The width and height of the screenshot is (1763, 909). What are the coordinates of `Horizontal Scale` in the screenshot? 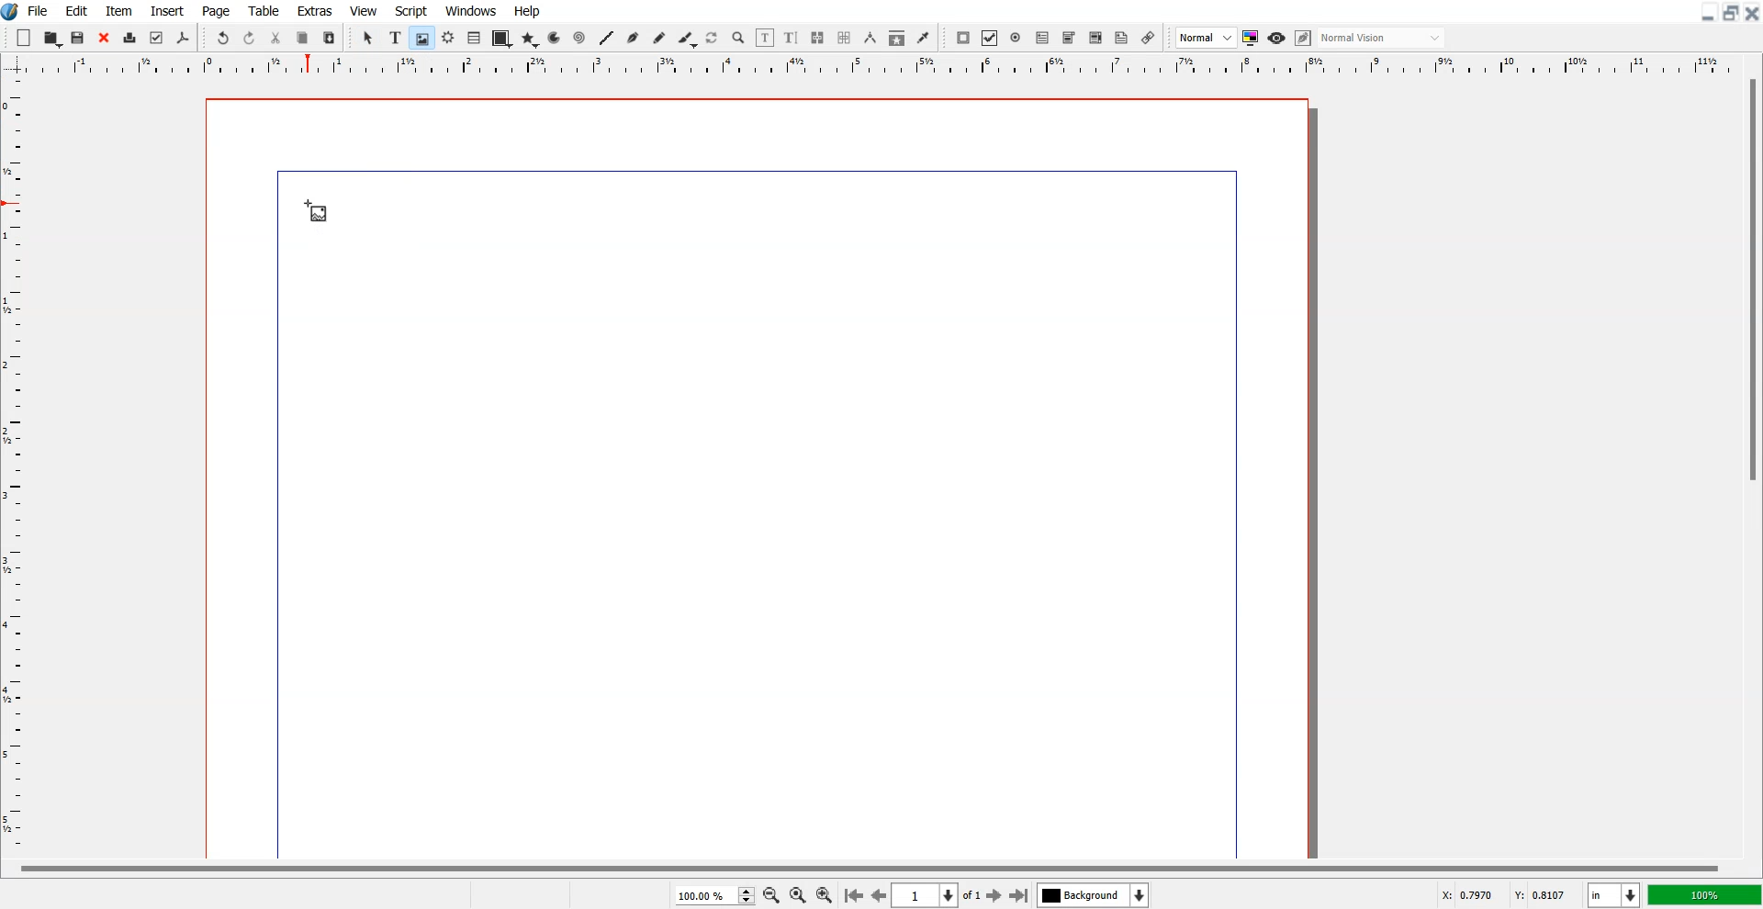 It's located at (17, 467).